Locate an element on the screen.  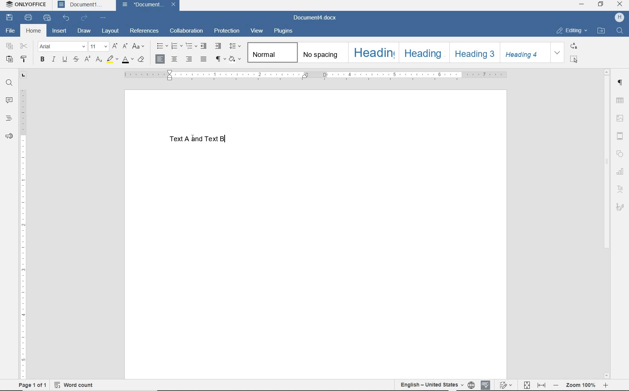
ALIGN CENTER is located at coordinates (174, 60).